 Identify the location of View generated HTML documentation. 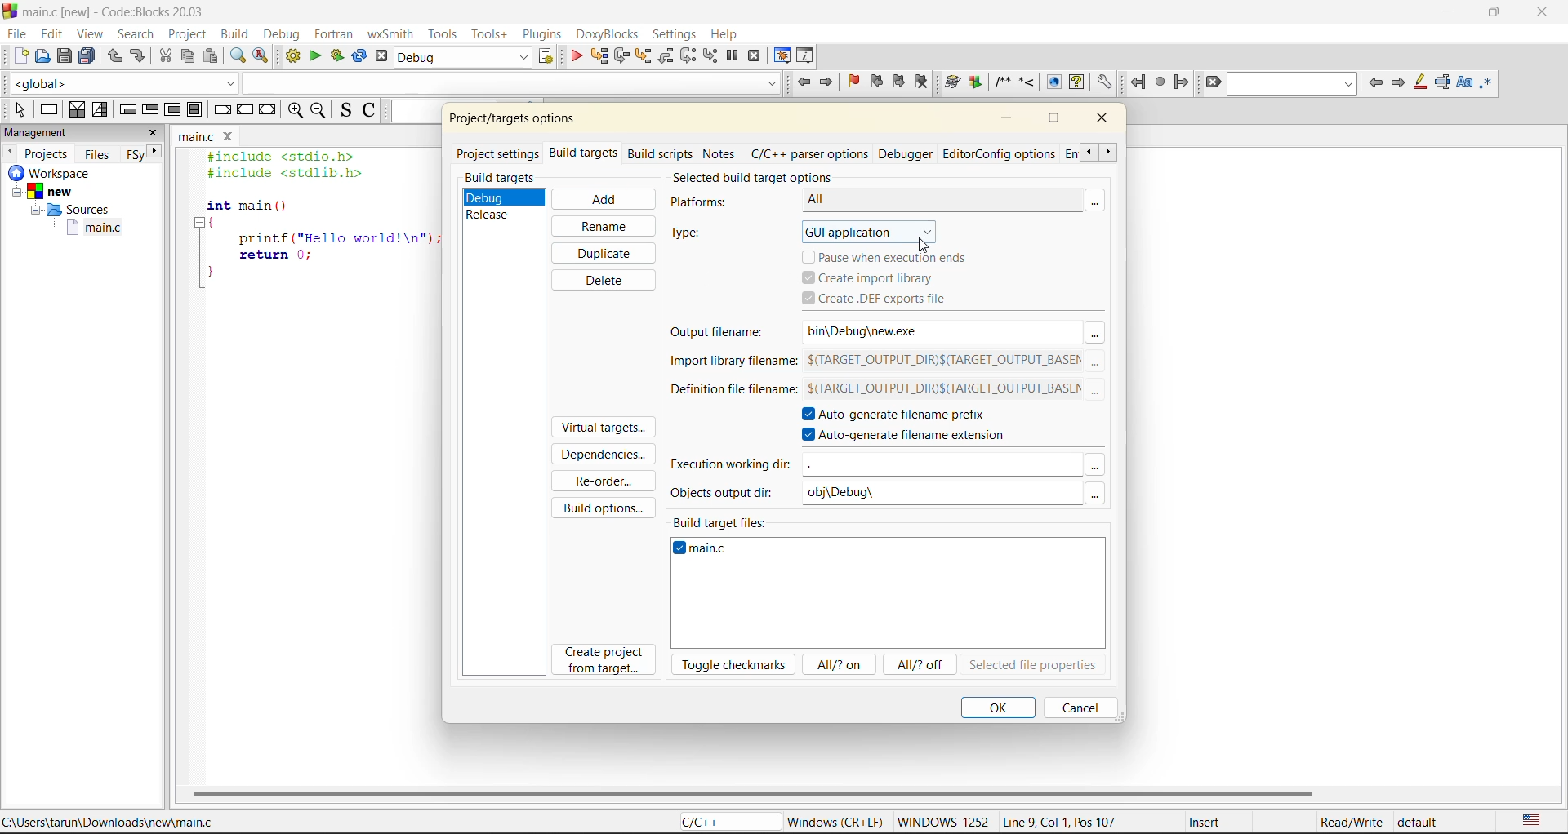
(1053, 82).